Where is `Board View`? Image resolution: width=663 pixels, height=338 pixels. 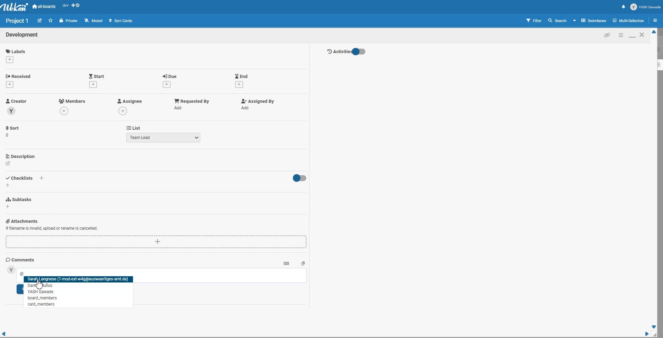
Board View is located at coordinates (590, 20).